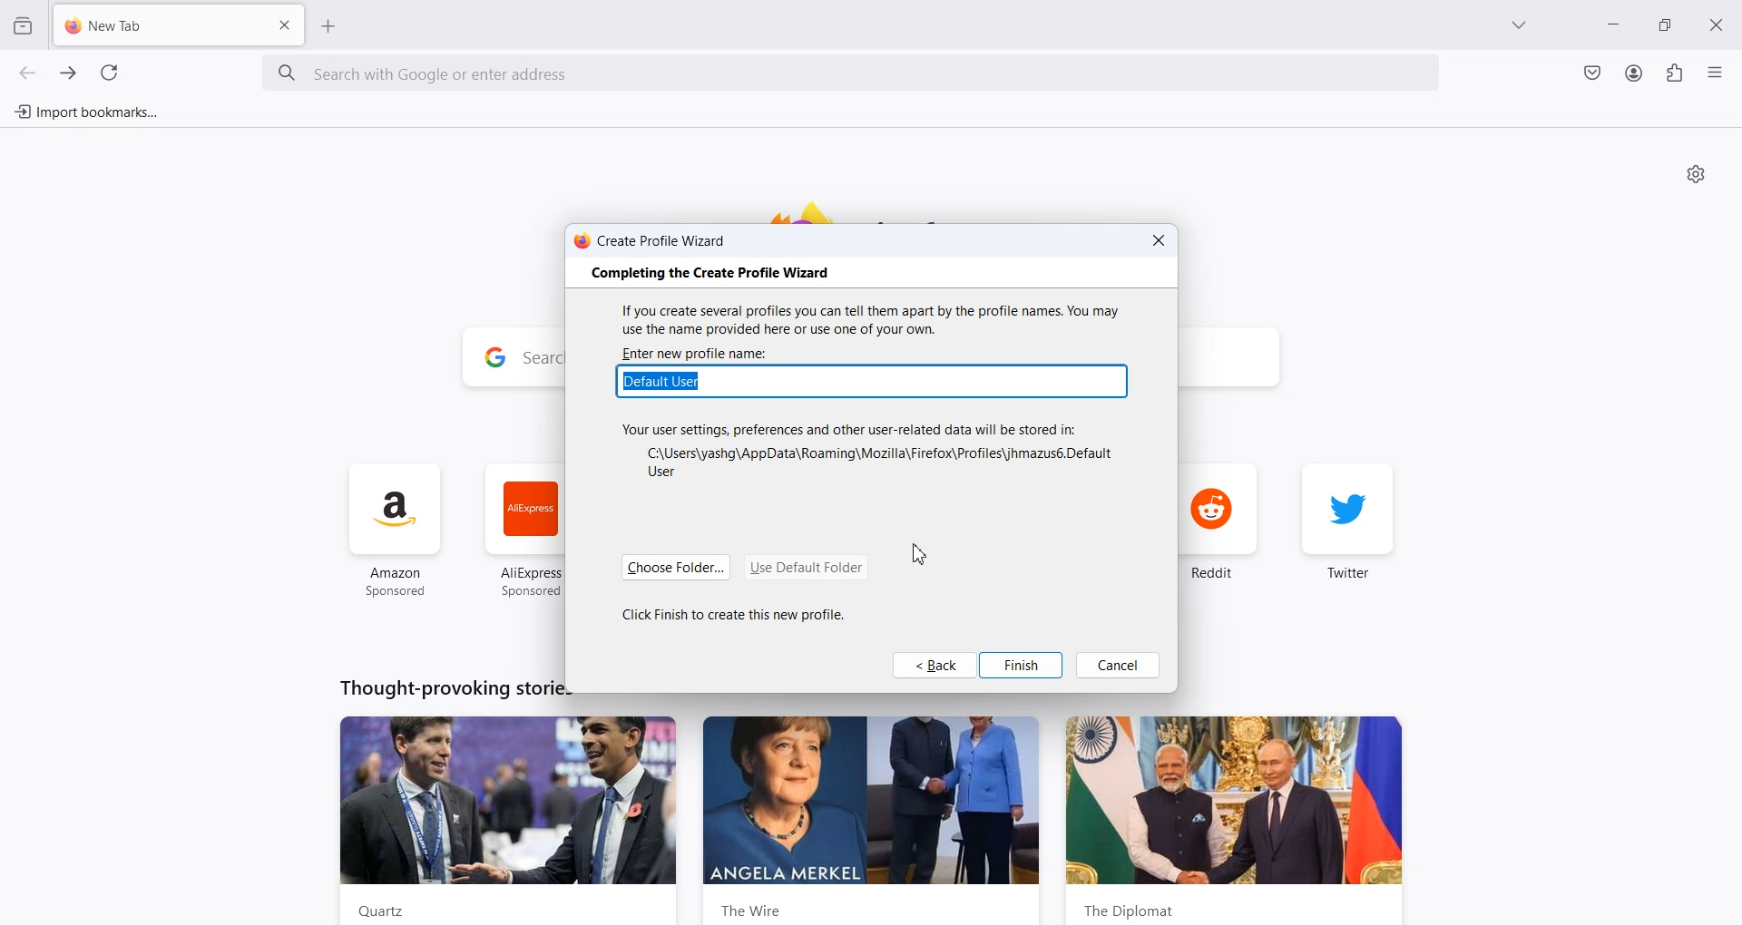 The height and width of the screenshot is (925, 1742). I want to click on Your user settings, preferences and other user-related data will be stored in:, so click(853, 427).